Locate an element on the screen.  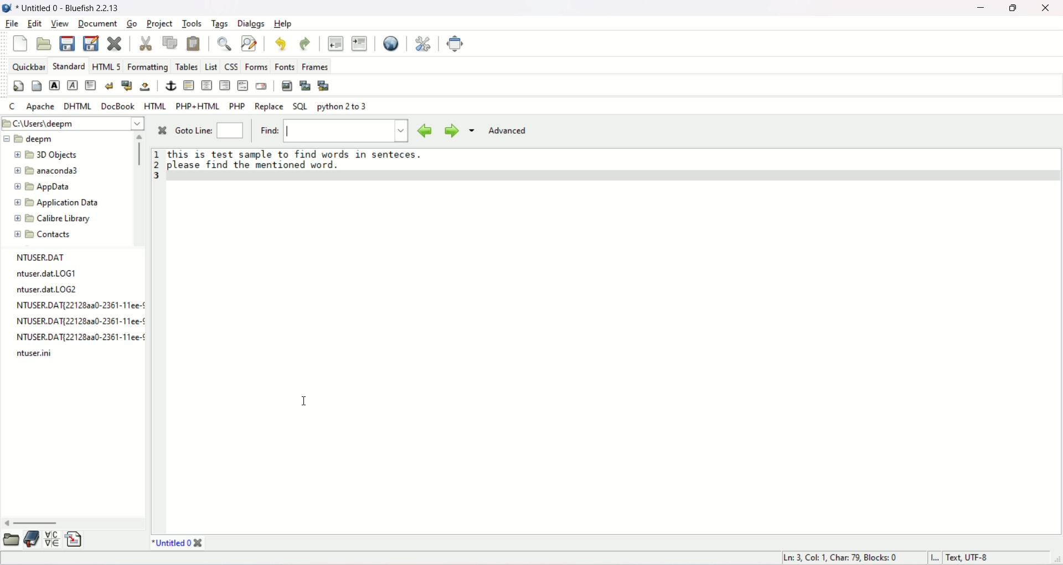
open folder is located at coordinates (10, 539).